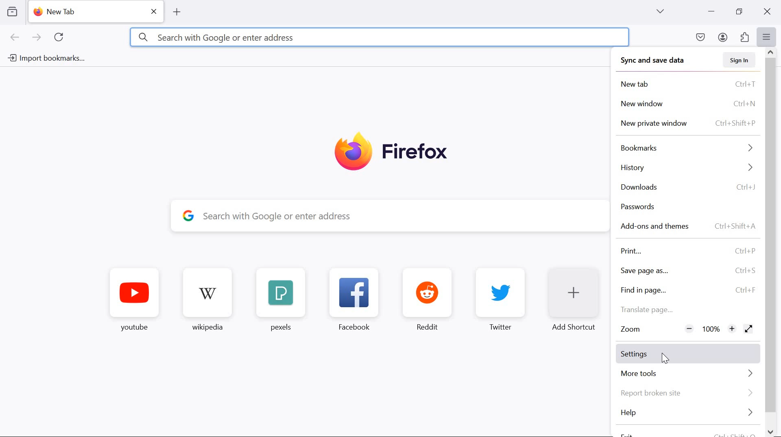  Describe the element at coordinates (745, 37) in the screenshot. I see `extensions` at that location.